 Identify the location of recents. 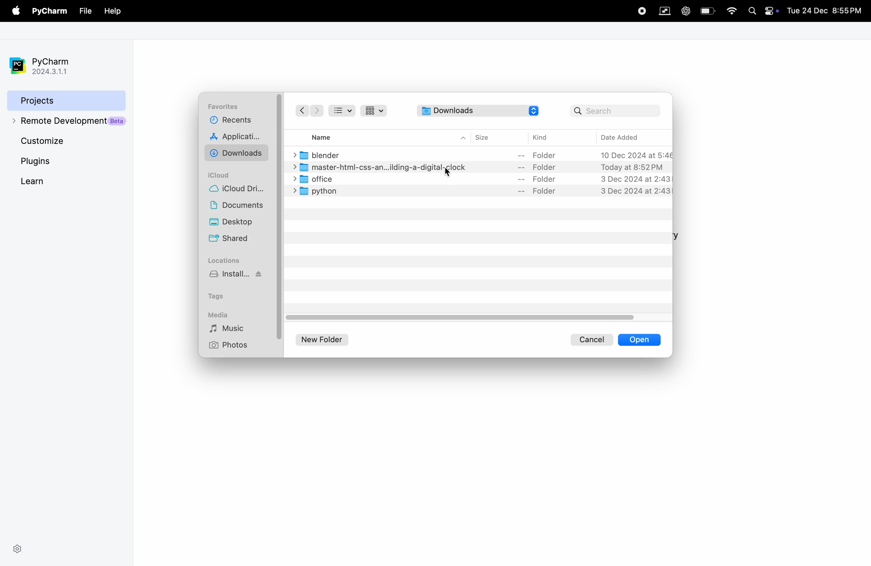
(229, 122).